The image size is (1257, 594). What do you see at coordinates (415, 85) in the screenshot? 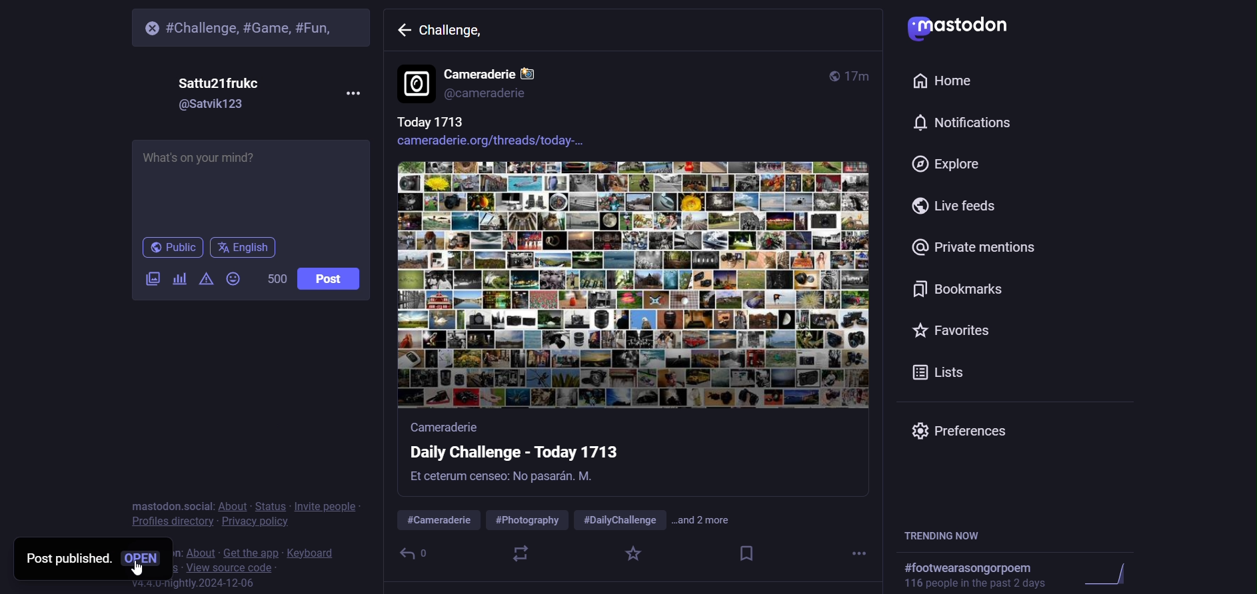
I see `display picture` at bounding box center [415, 85].